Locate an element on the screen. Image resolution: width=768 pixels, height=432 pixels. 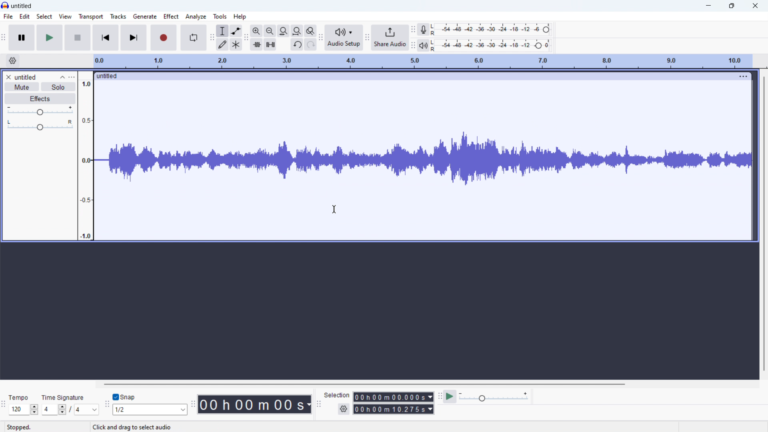
toggle zoom is located at coordinates (310, 31).